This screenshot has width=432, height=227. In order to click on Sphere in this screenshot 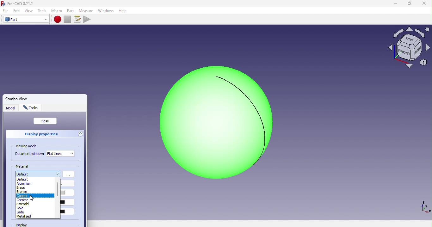, I will do `click(212, 122)`.